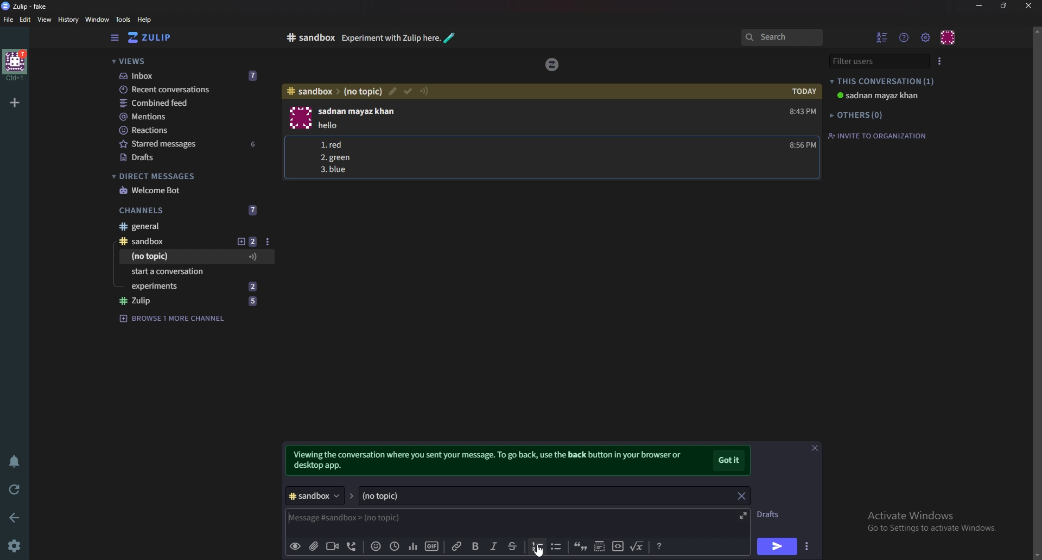  What do you see at coordinates (740, 495) in the screenshot?
I see `remove topic` at bounding box center [740, 495].